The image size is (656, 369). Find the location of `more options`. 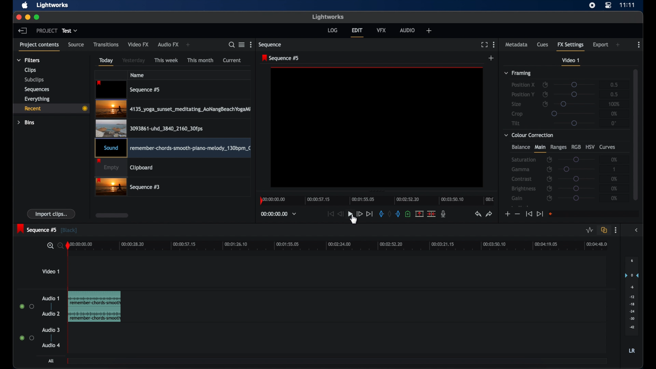

more options is located at coordinates (494, 44).